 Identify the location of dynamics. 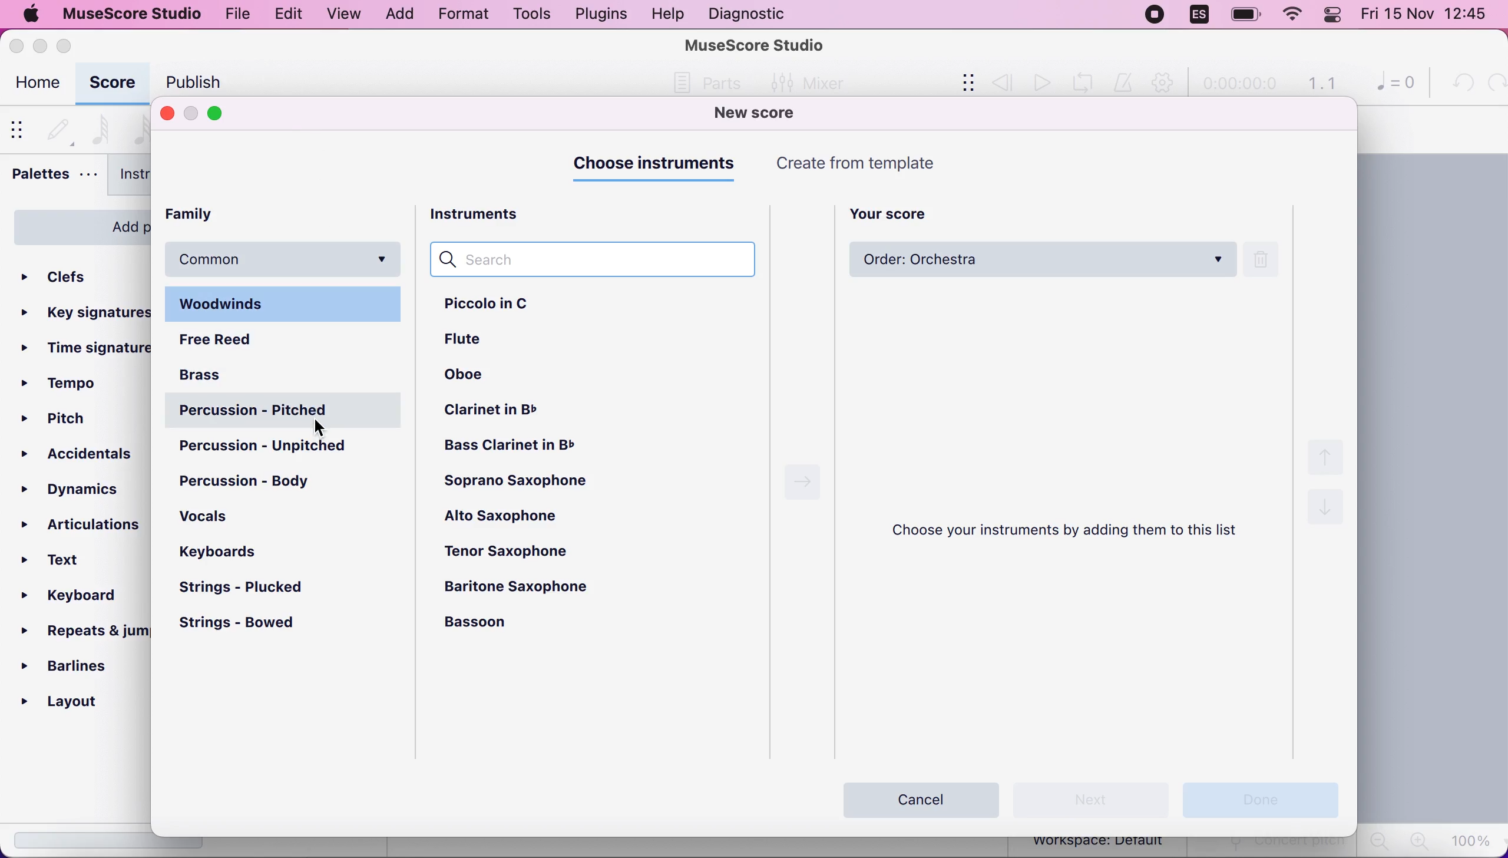
(81, 487).